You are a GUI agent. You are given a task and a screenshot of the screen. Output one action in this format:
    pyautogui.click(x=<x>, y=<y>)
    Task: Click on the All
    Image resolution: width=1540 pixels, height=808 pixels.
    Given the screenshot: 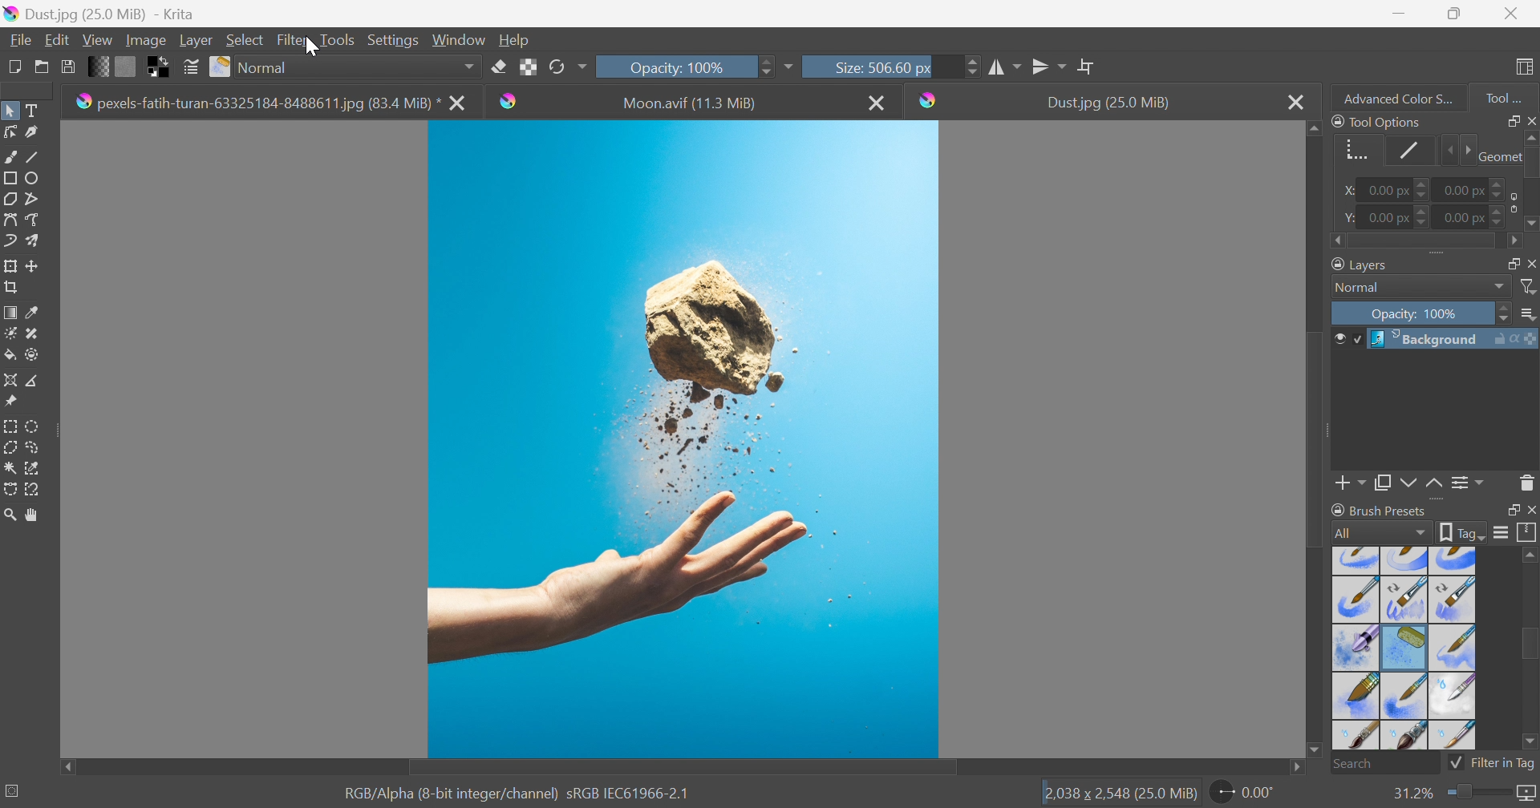 What is the action you would take?
    pyautogui.click(x=1380, y=532)
    